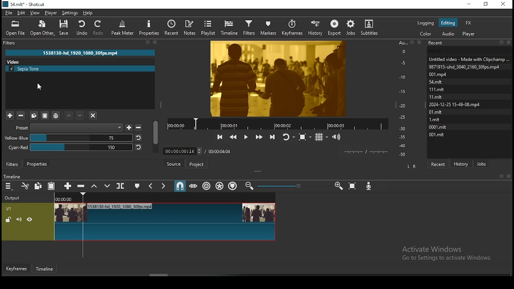 This screenshot has width=514, height=289. What do you see at coordinates (247, 134) in the screenshot?
I see `play/pause` at bounding box center [247, 134].